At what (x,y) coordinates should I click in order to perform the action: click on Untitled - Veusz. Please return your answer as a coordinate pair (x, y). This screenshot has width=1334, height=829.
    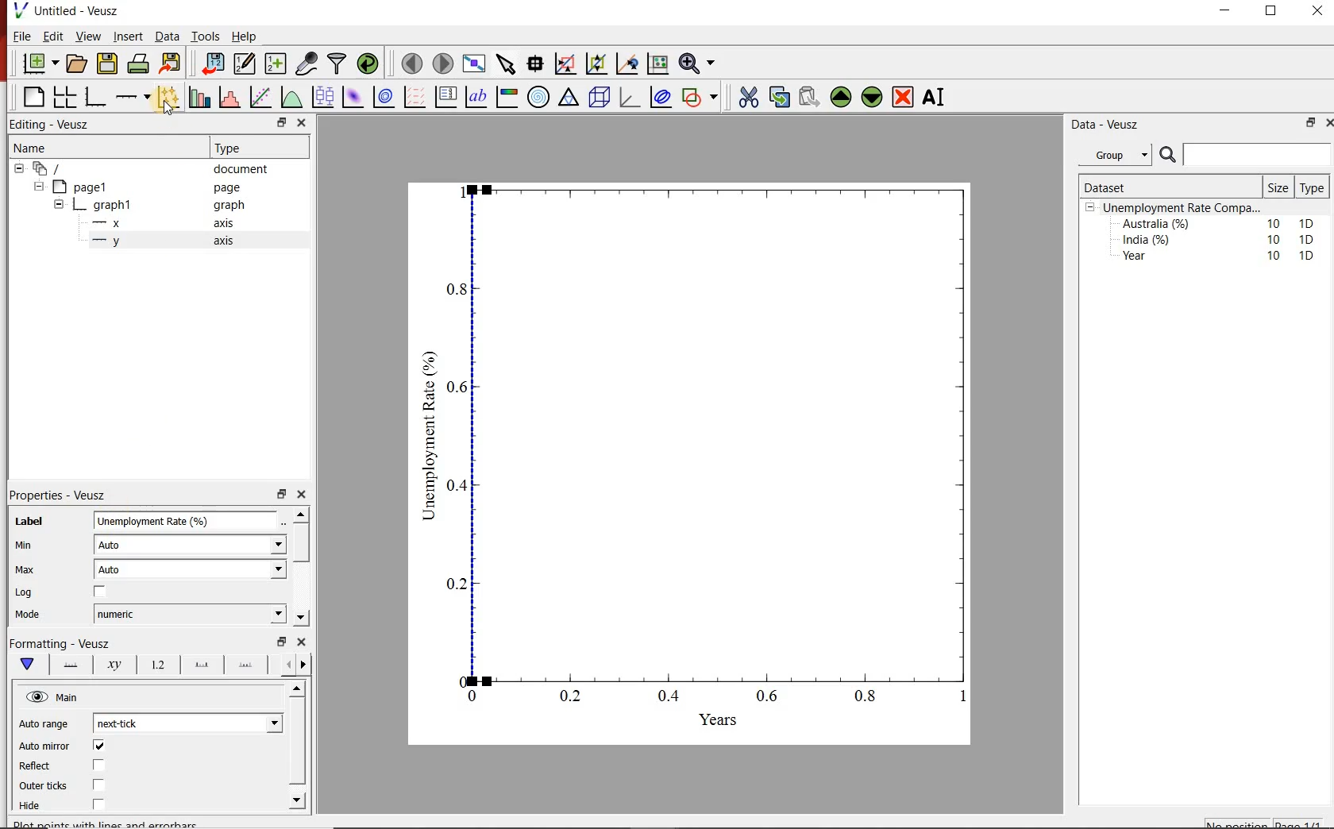
    Looking at the image, I should click on (65, 10).